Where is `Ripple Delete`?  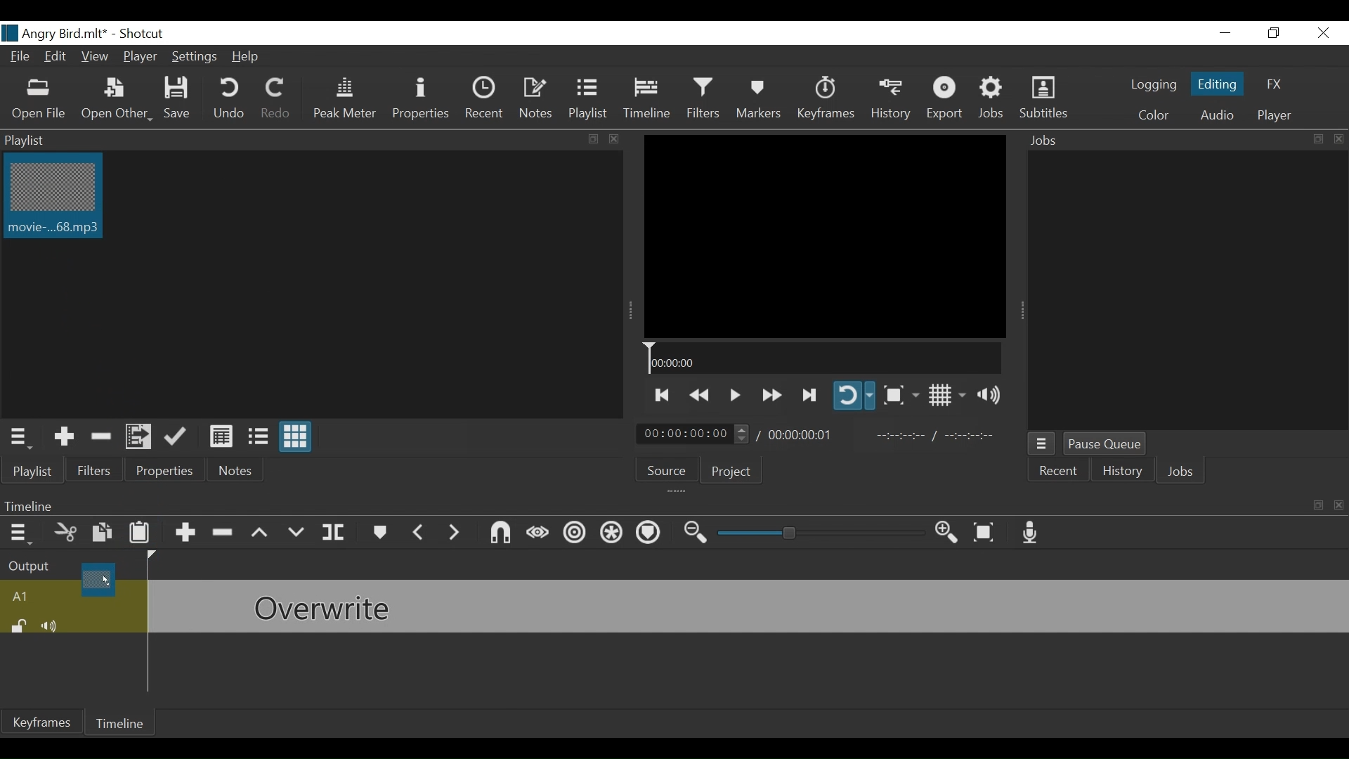 Ripple Delete is located at coordinates (224, 532).